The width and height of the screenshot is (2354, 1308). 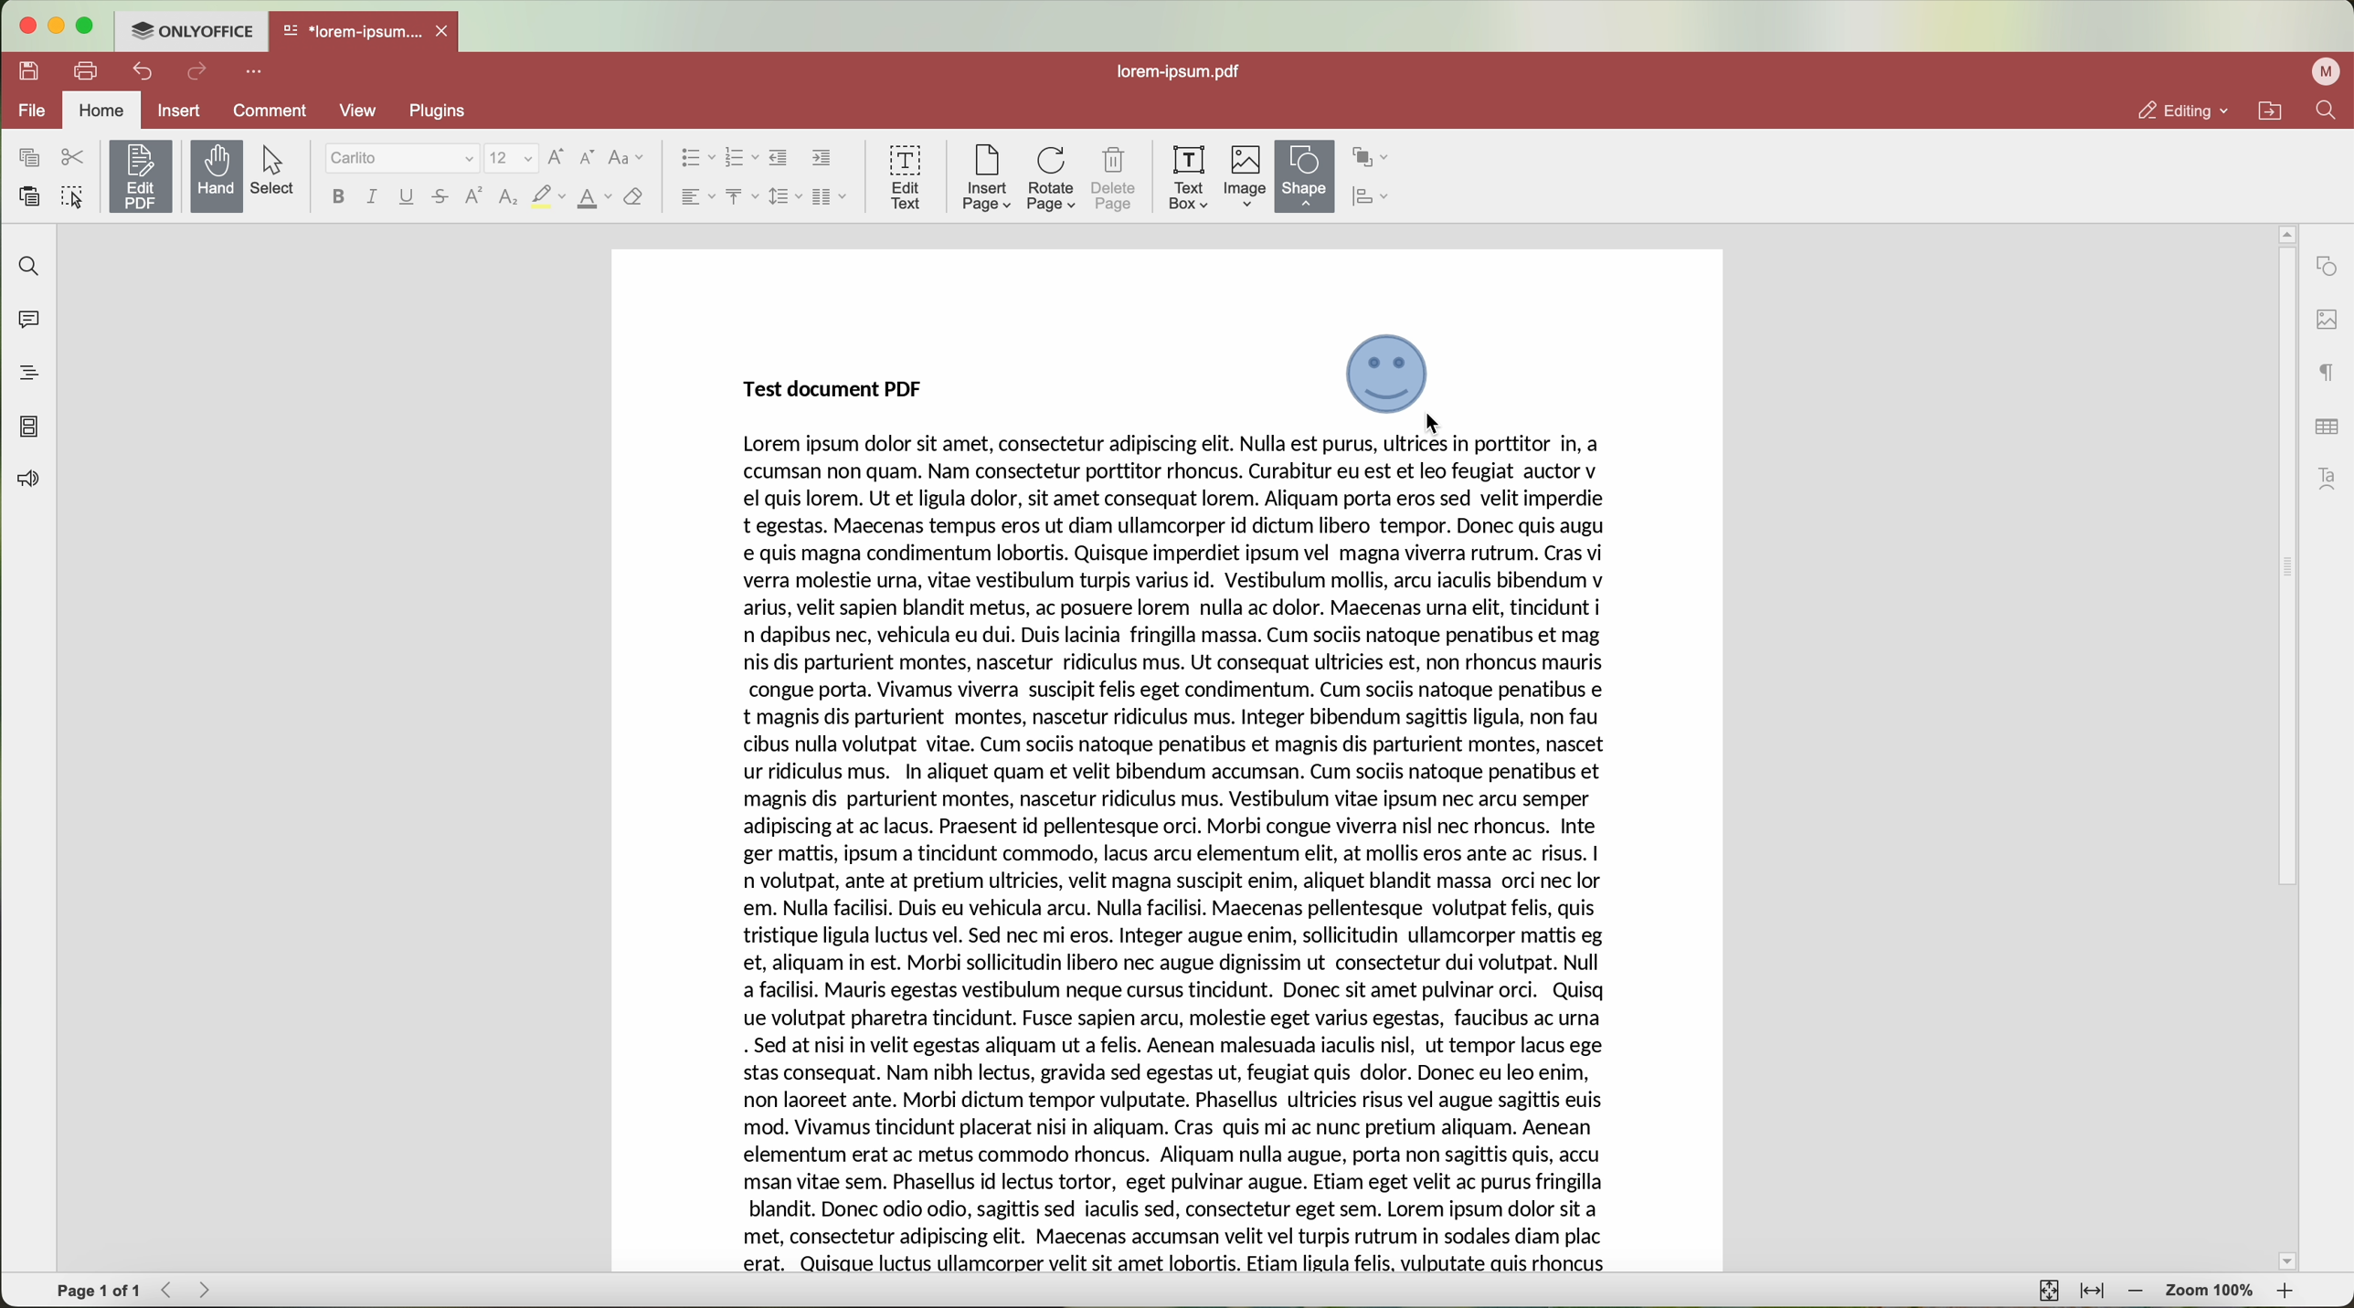 What do you see at coordinates (827, 386) in the screenshot?
I see `Test Document PDF` at bounding box center [827, 386].